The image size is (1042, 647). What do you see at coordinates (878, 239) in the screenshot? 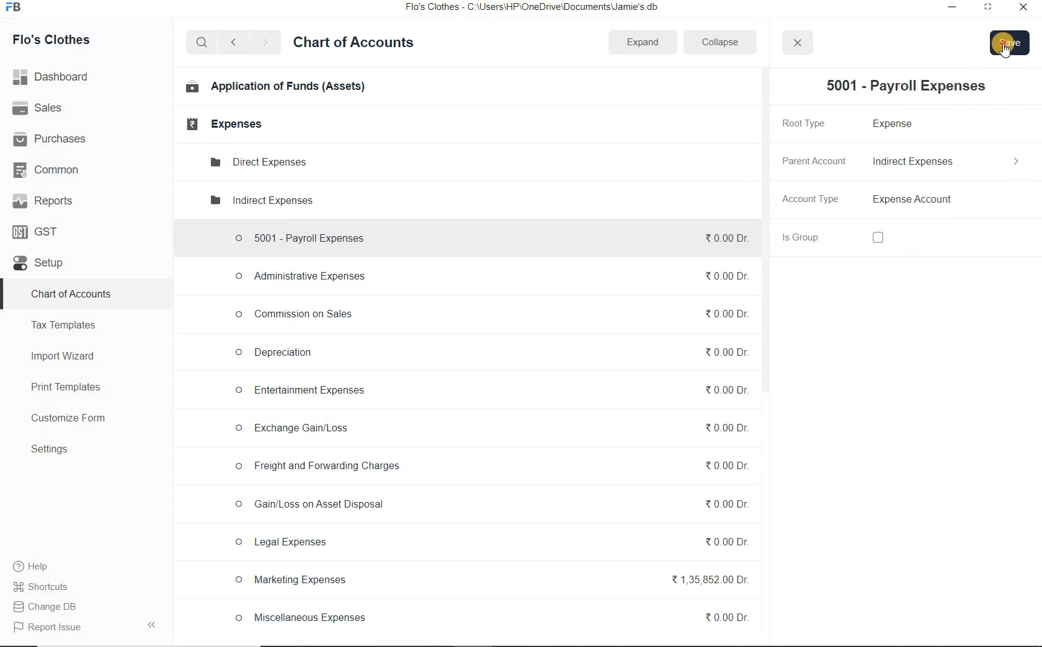
I see `checkbox` at bounding box center [878, 239].